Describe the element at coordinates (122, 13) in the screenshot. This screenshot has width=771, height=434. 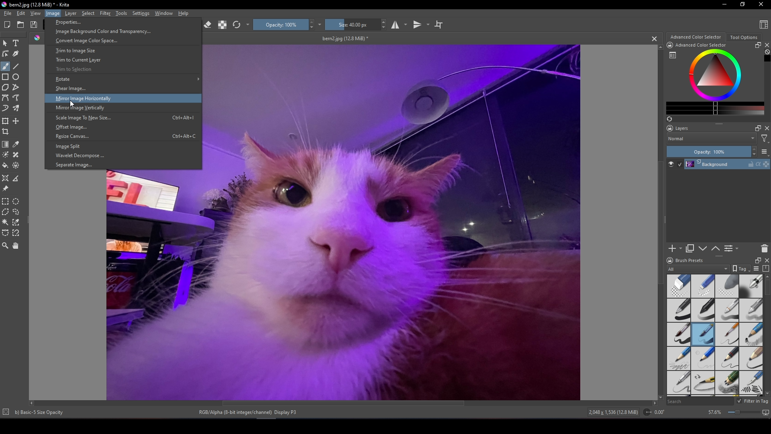
I see `Tools` at that location.